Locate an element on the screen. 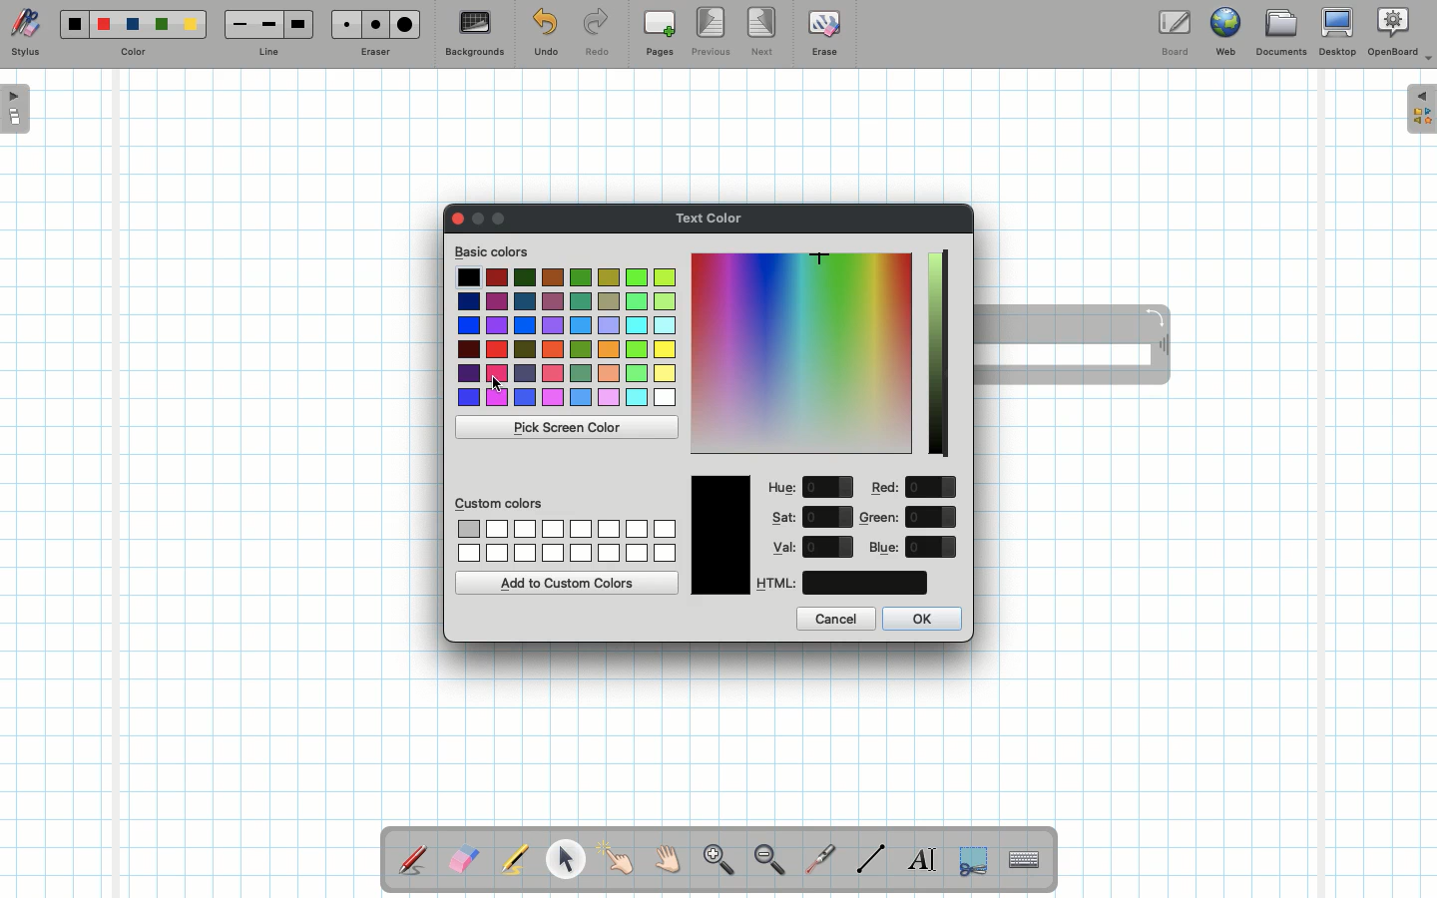  Small line is located at coordinates (237, 25).